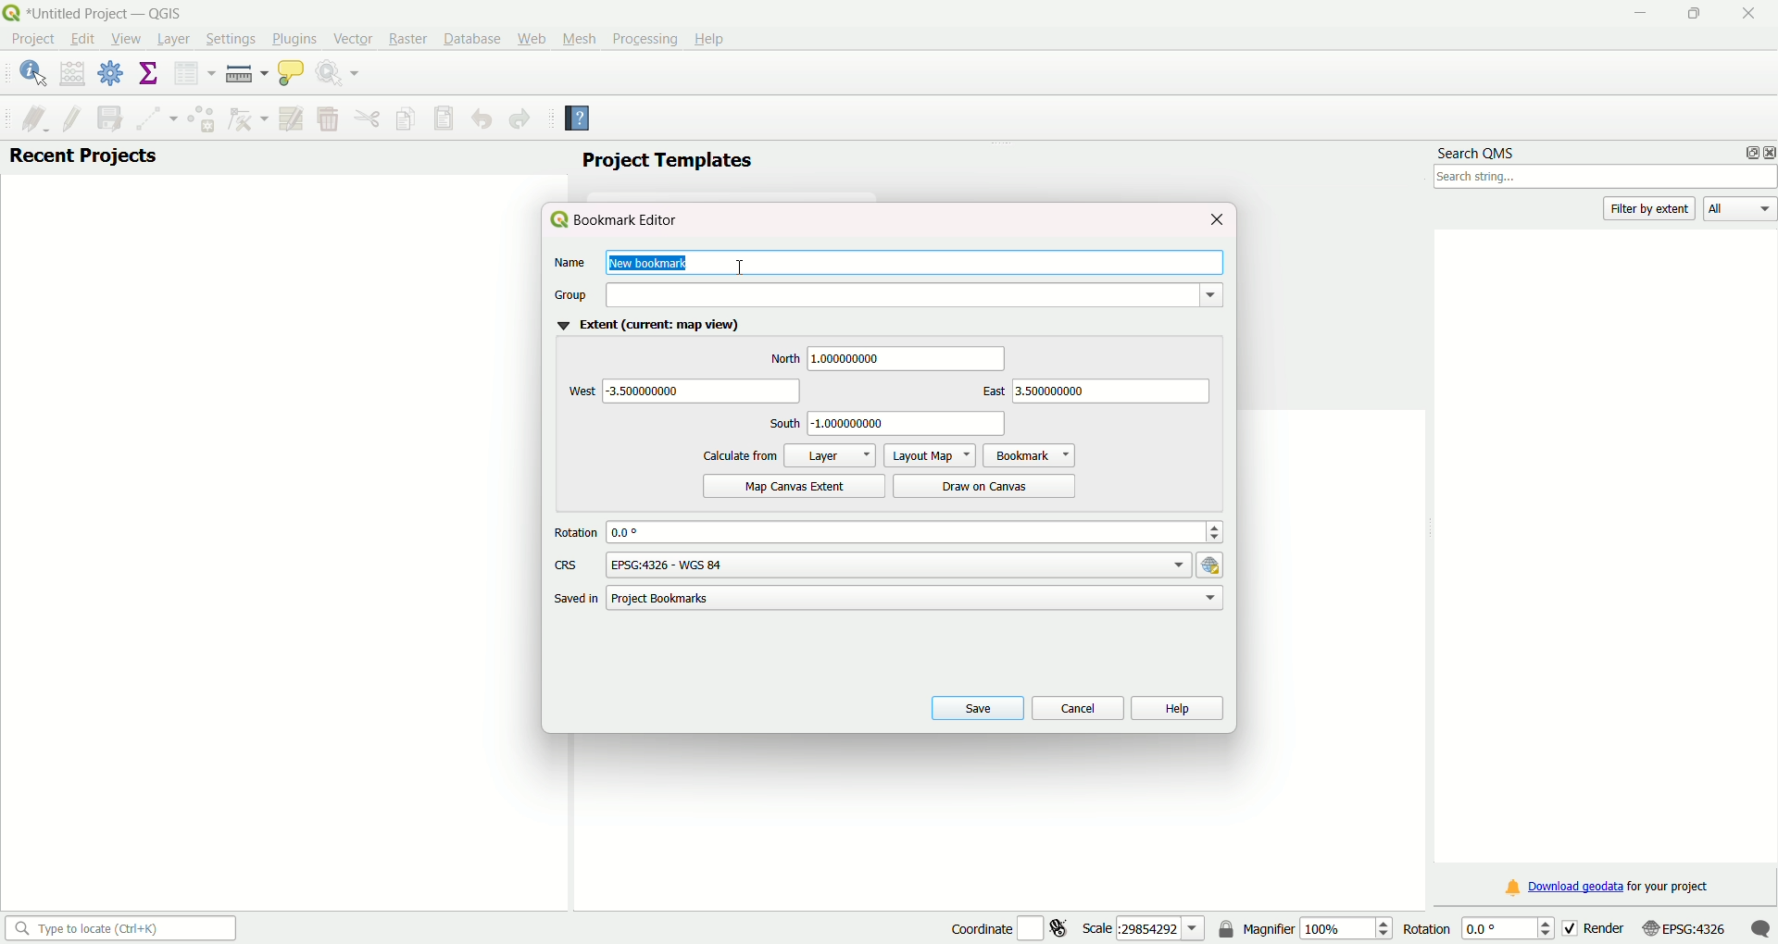 The image size is (1778, 944). What do you see at coordinates (912, 294) in the screenshot?
I see `dropdown` at bounding box center [912, 294].